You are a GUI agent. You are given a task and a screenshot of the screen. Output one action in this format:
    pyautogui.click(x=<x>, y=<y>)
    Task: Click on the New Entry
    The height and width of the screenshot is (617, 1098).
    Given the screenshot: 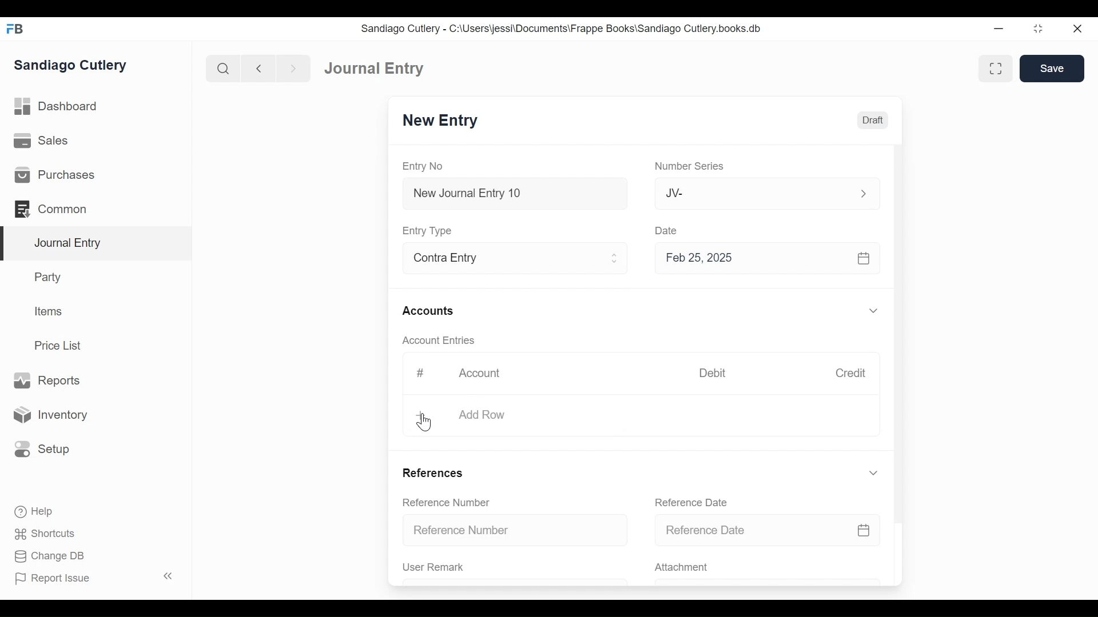 What is the action you would take?
    pyautogui.click(x=443, y=122)
    